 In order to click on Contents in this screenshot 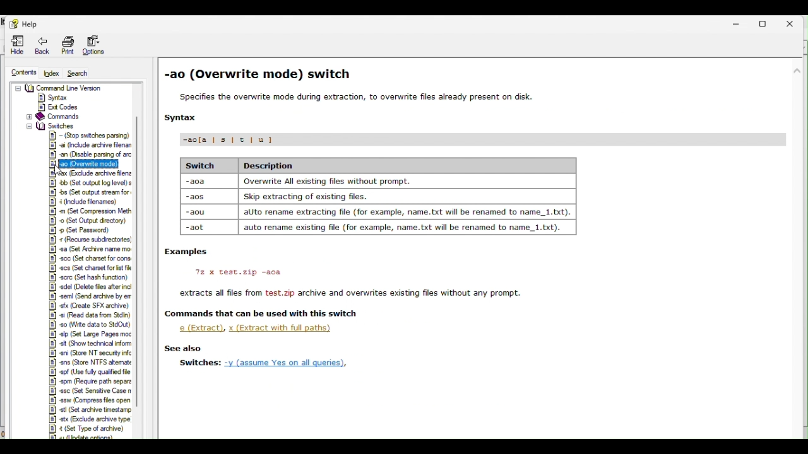, I will do `click(23, 73)`.